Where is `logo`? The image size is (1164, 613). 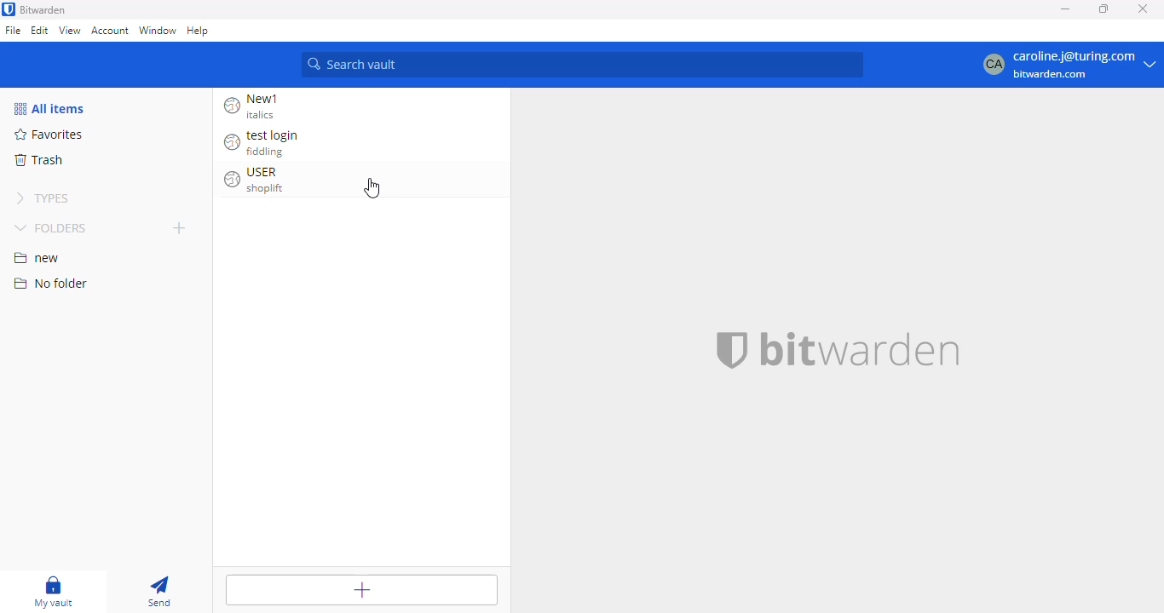 logo is located at coordinates (9, 9).